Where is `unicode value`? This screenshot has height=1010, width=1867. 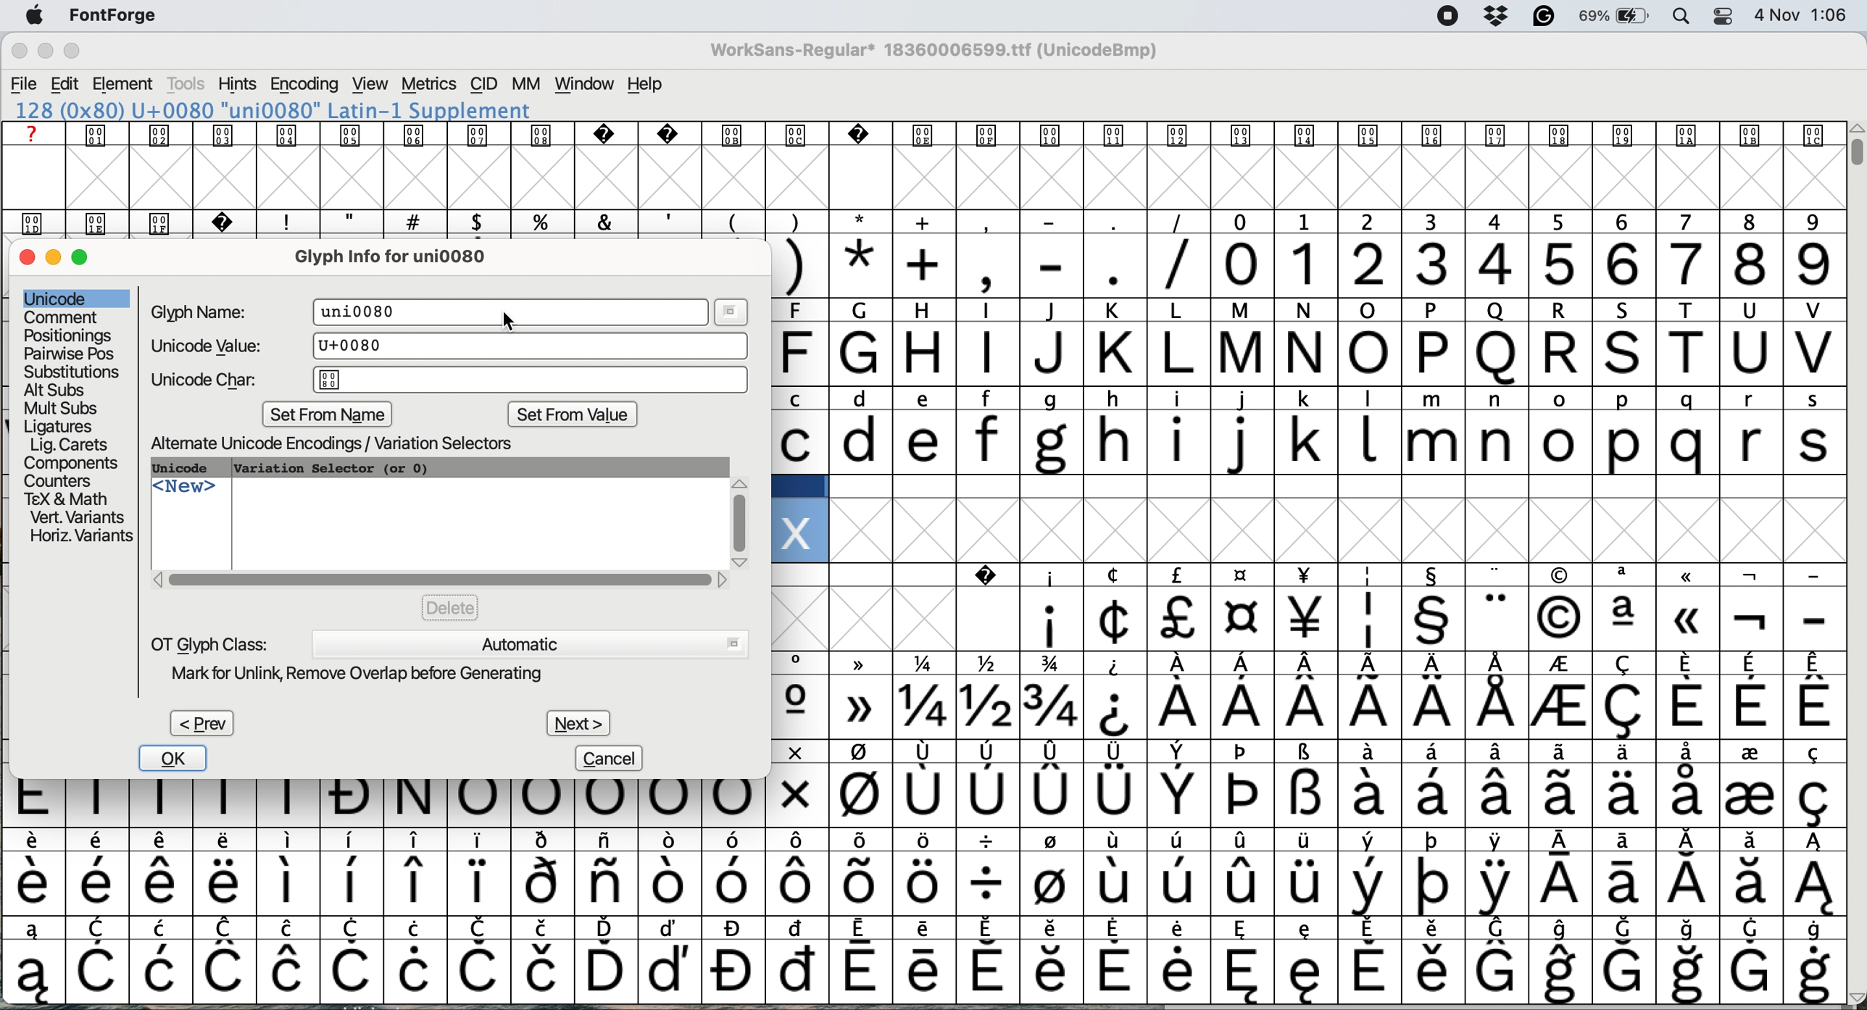 unicode value is located at coordinates (444, 346).